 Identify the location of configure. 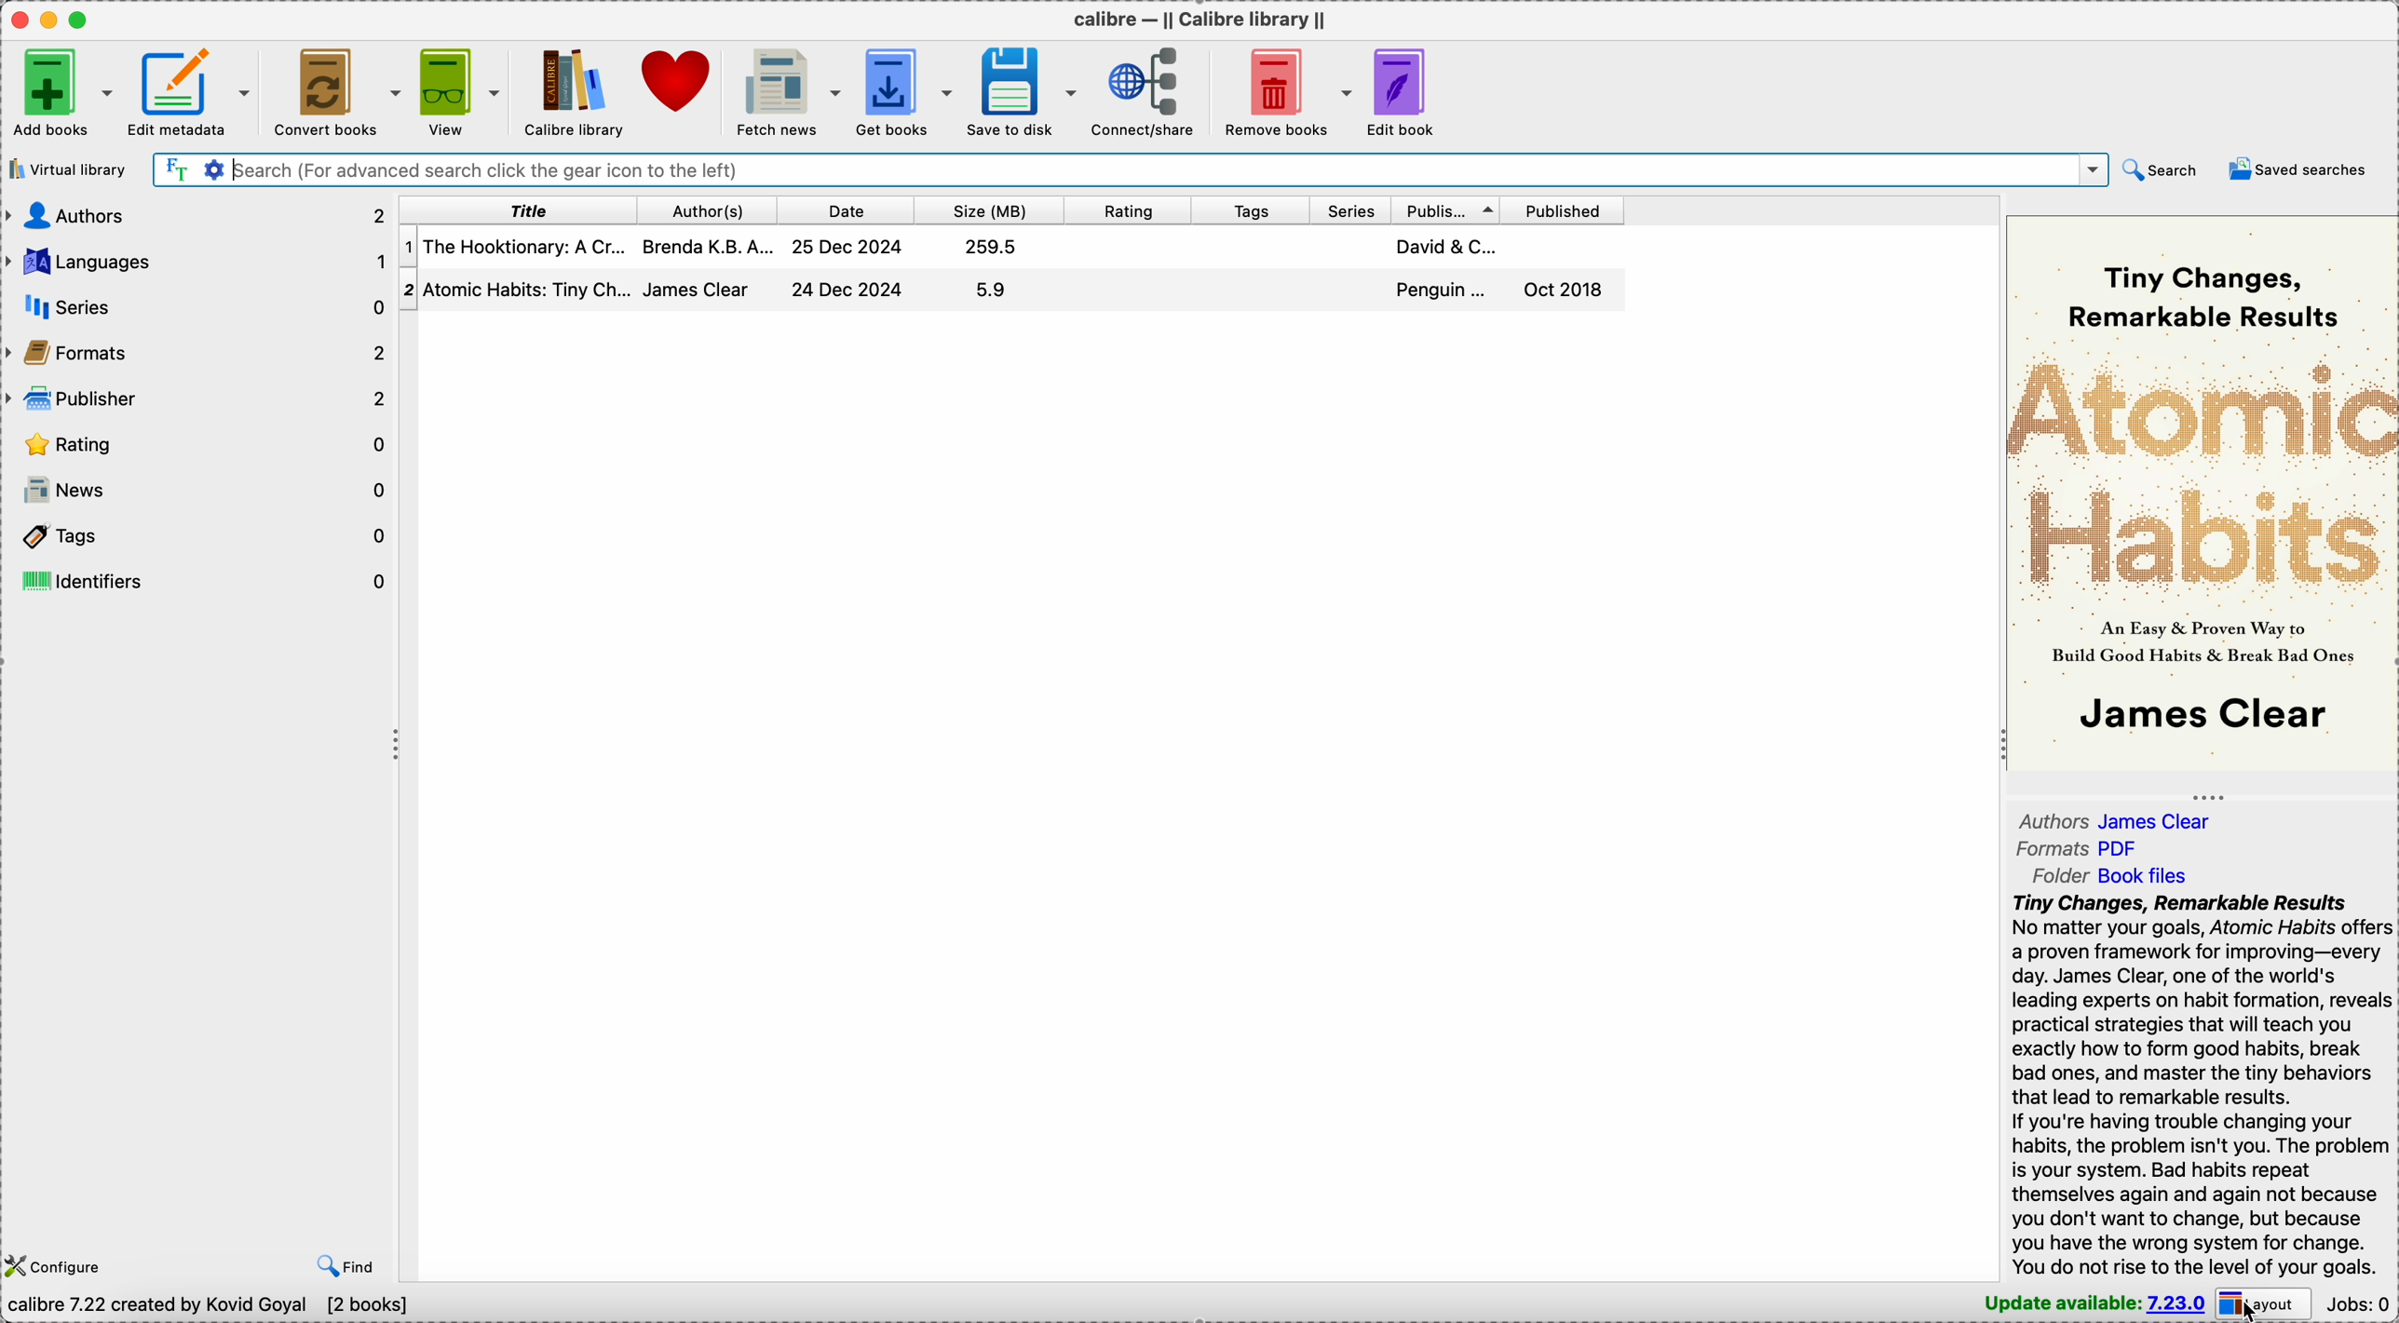
(63, 1268).